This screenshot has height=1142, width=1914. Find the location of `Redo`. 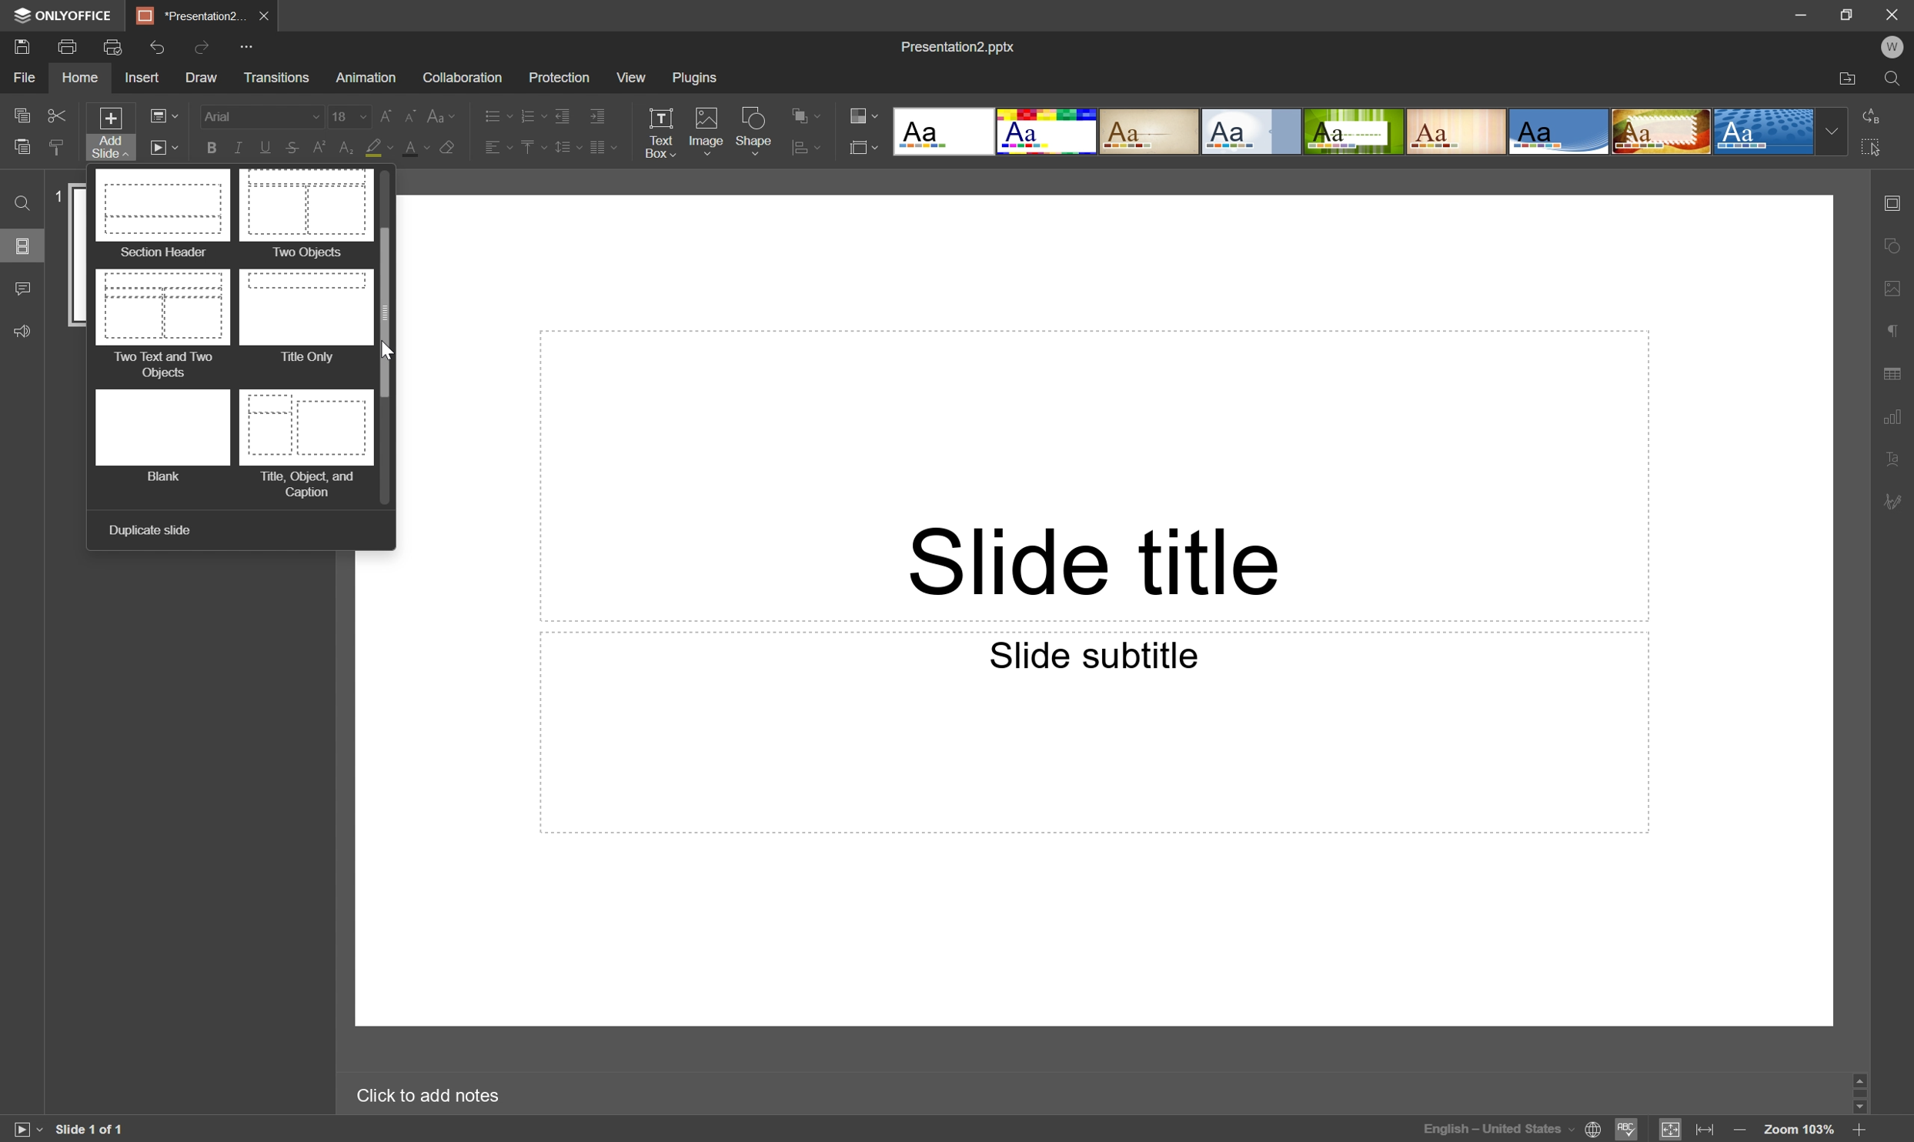

Redo is located at coordinates (205, 47).